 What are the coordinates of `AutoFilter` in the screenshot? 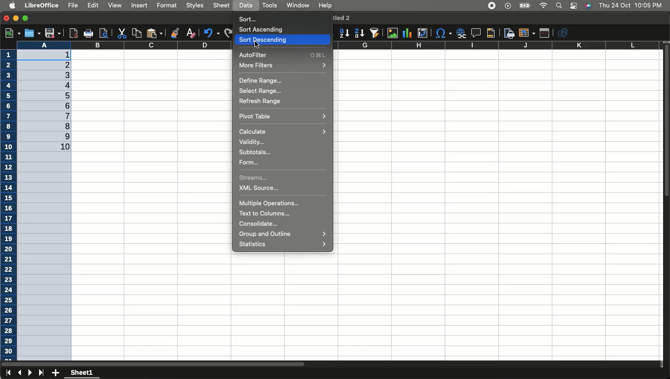 It's located at (281, 55).